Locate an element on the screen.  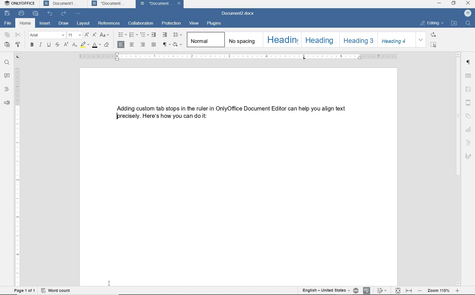
align center is located at coordinates (132, 44).